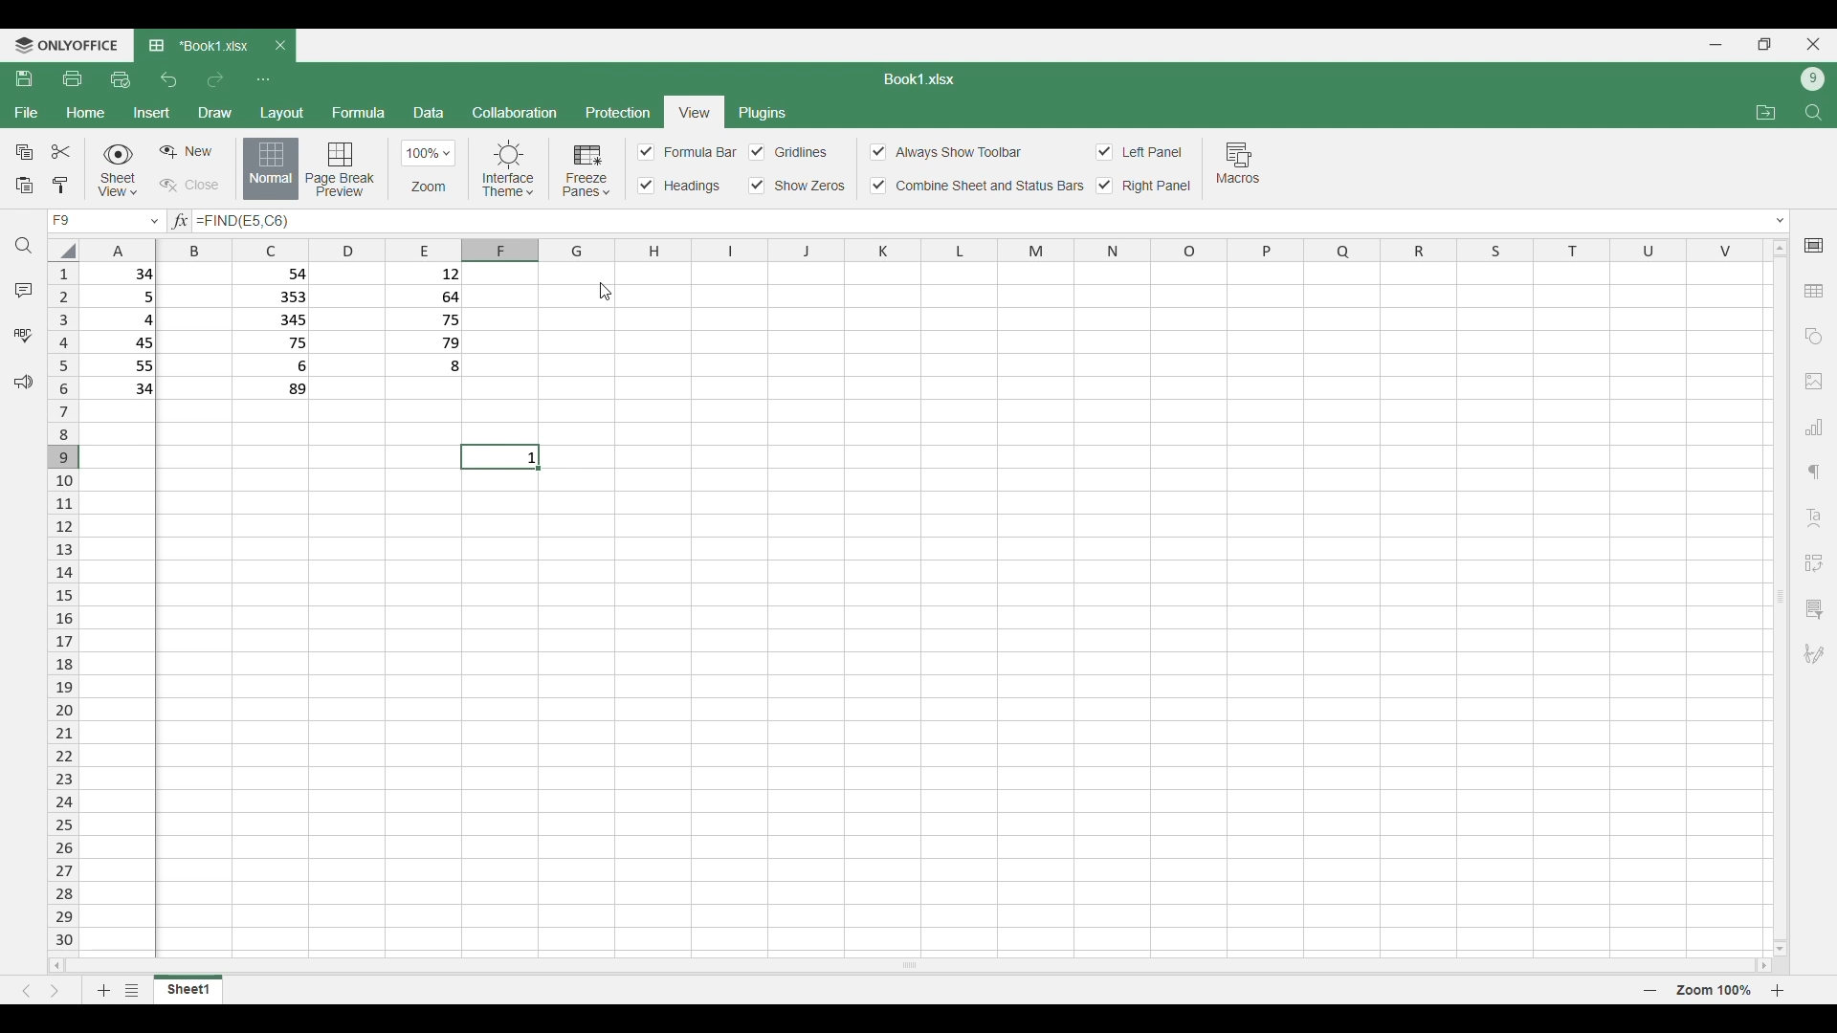 Image resolution: width=1837 pixels, height=1033 pixels. Describe the element at coordinates (1650, 991) in the screenshot. I see `Page zoom out` at that location.